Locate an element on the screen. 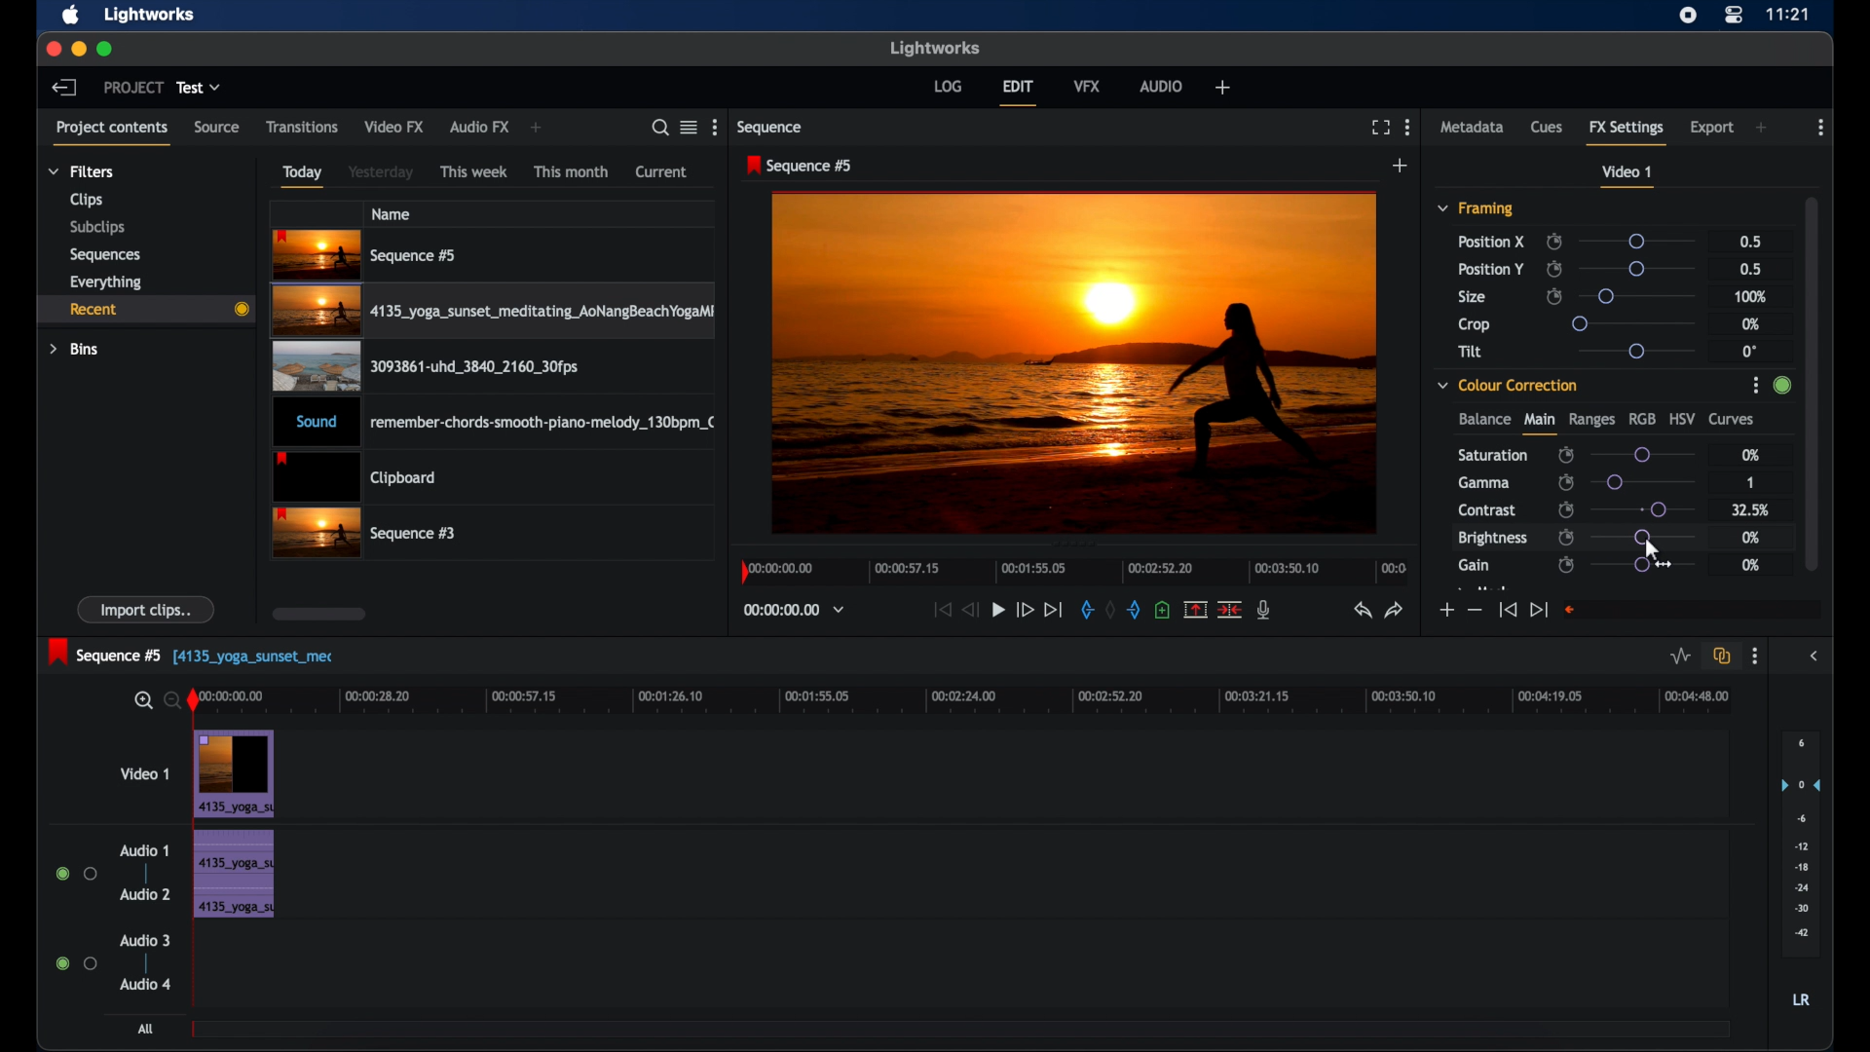  maximize is located at coordinates (106, 49).